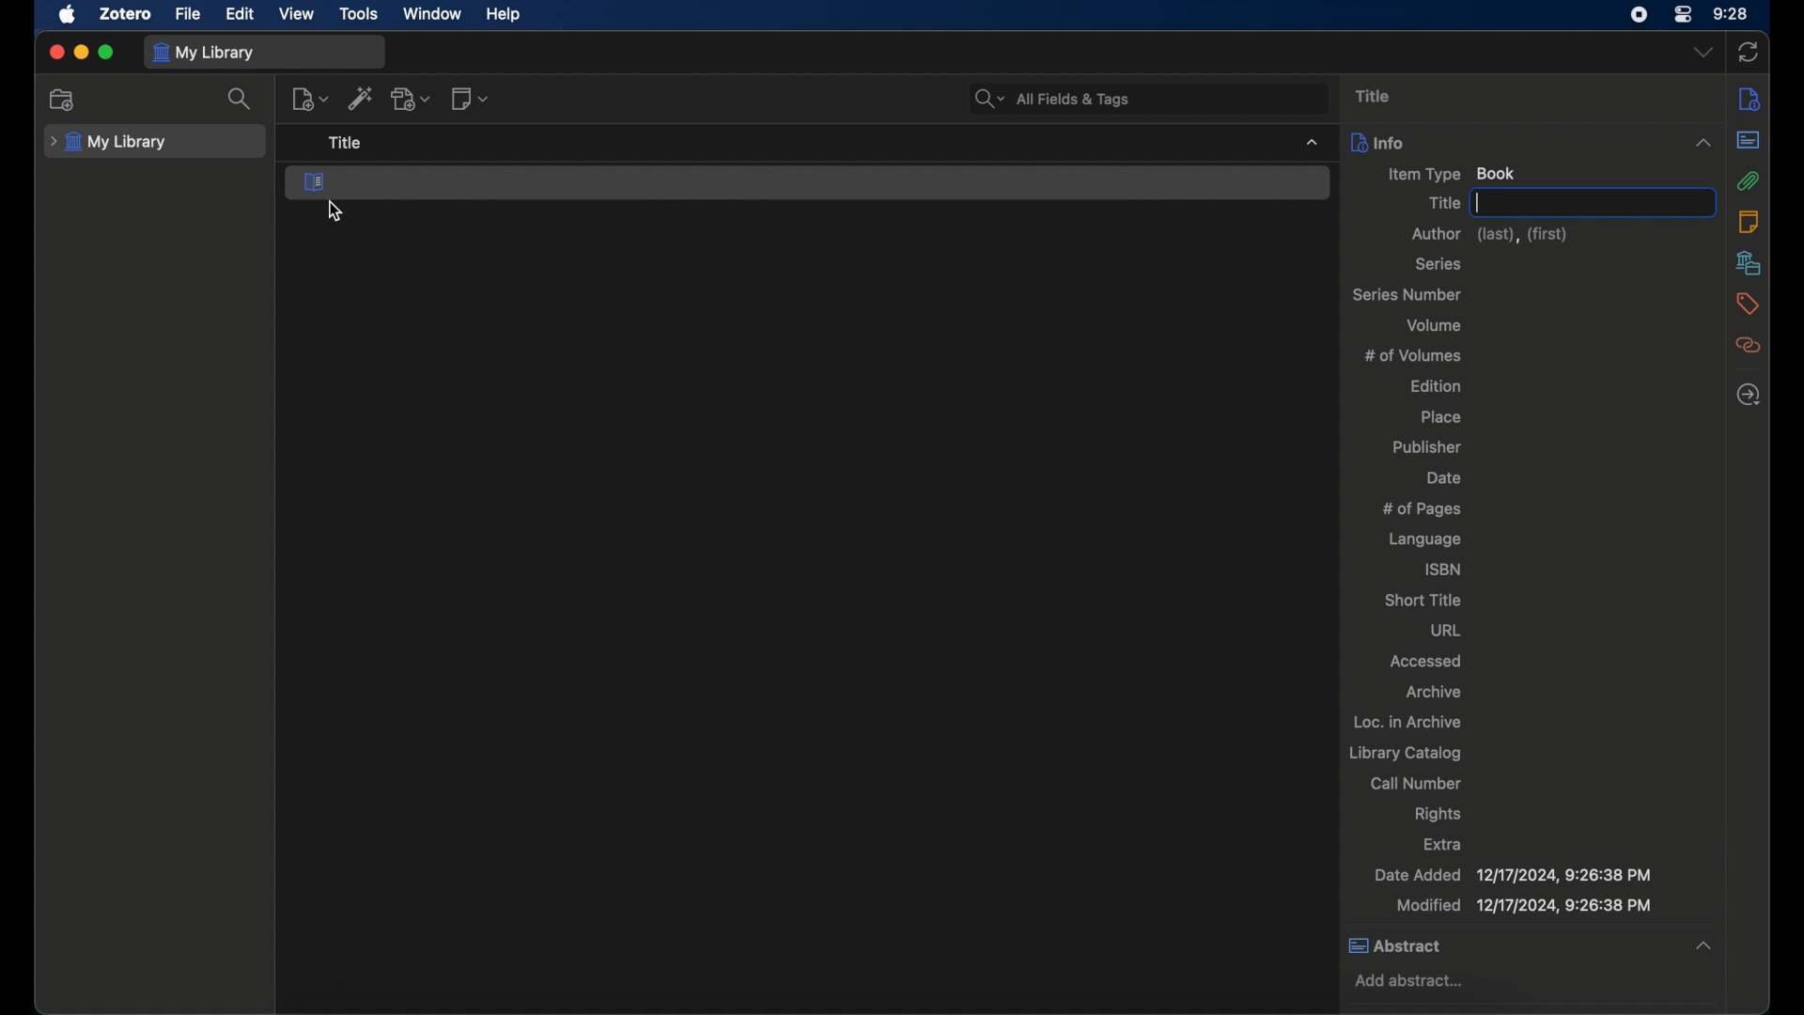 The width and height of the screenshot is (1804, 1015). I want to click on screen recorder icon, so click(1639, 15).